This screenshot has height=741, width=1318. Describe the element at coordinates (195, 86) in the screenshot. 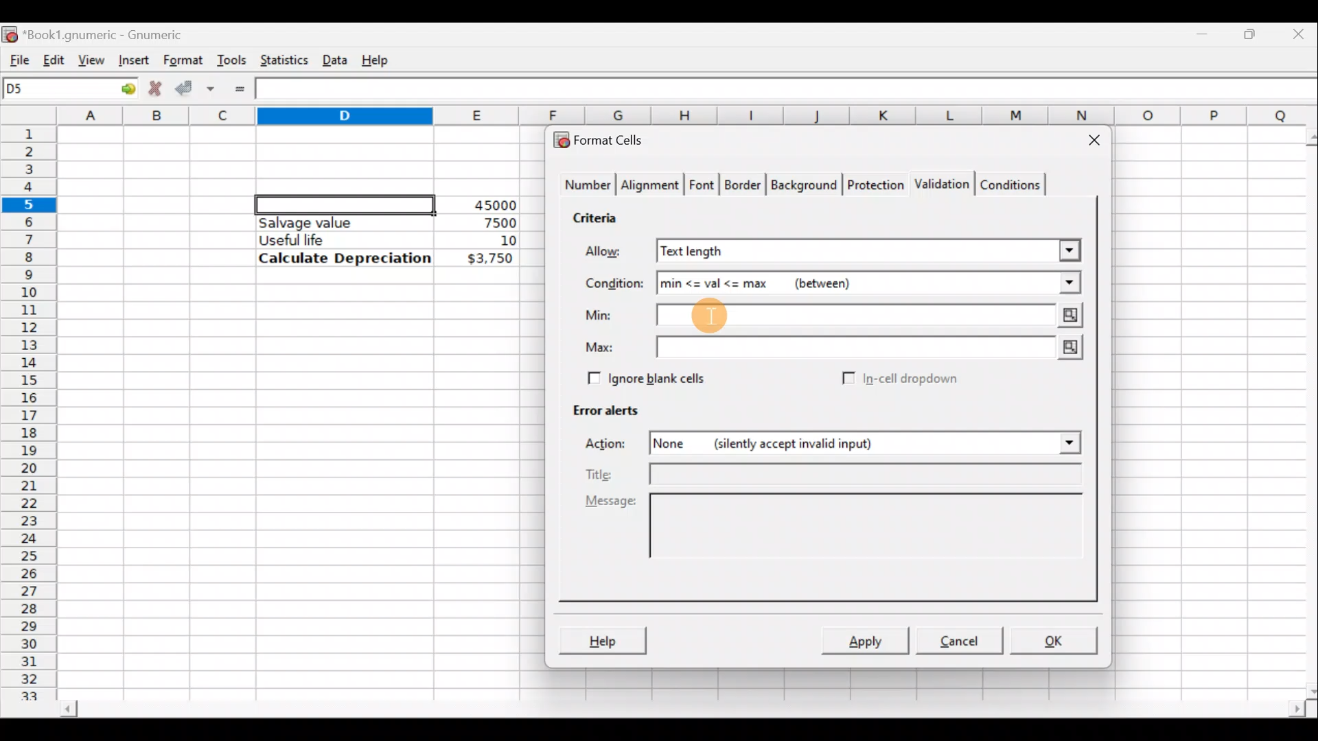

I see `Accept change` at that location.